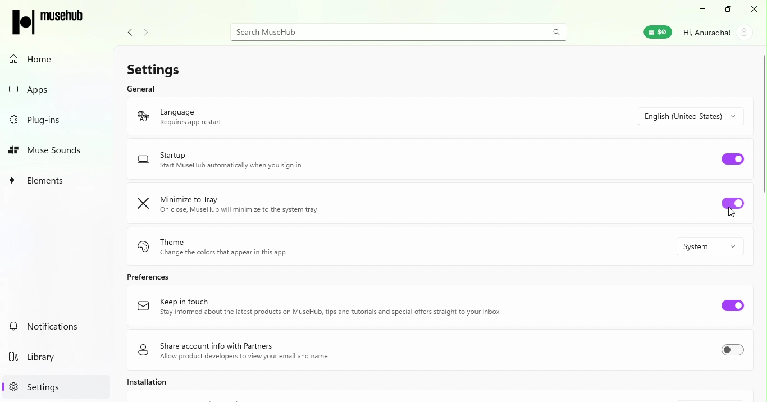 The image size is (767, 402). Describe the element at coordinates (234, 246) in the screenshot. I see `Theme` at that location.